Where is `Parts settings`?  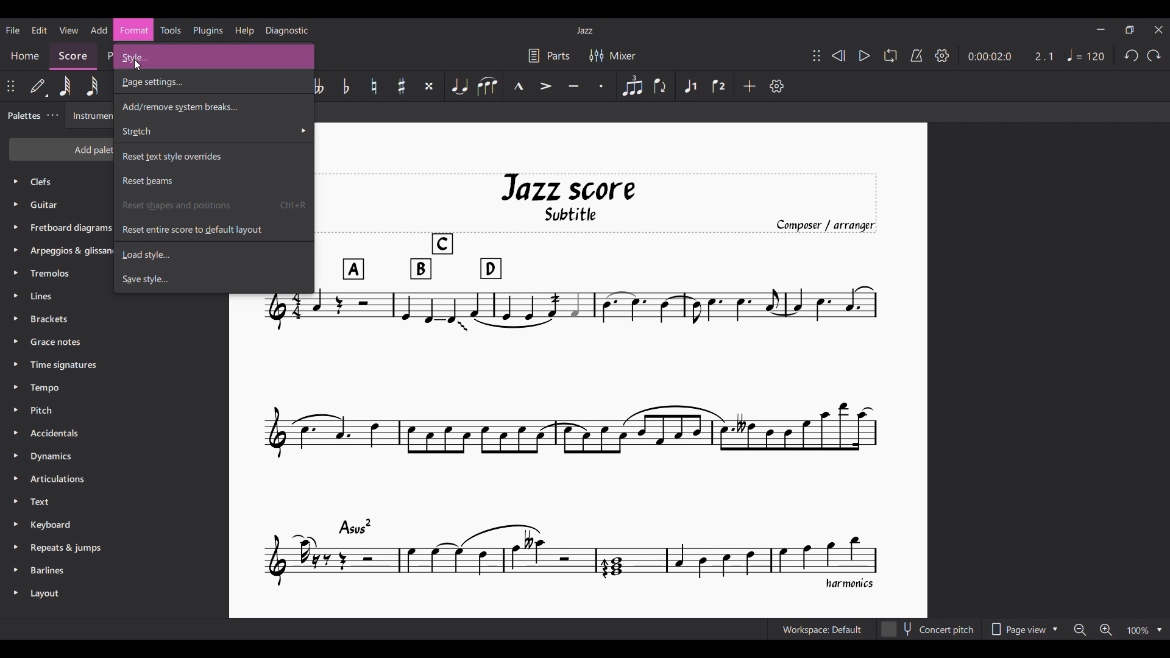 Parts settings is located at coordinates (549, 56).